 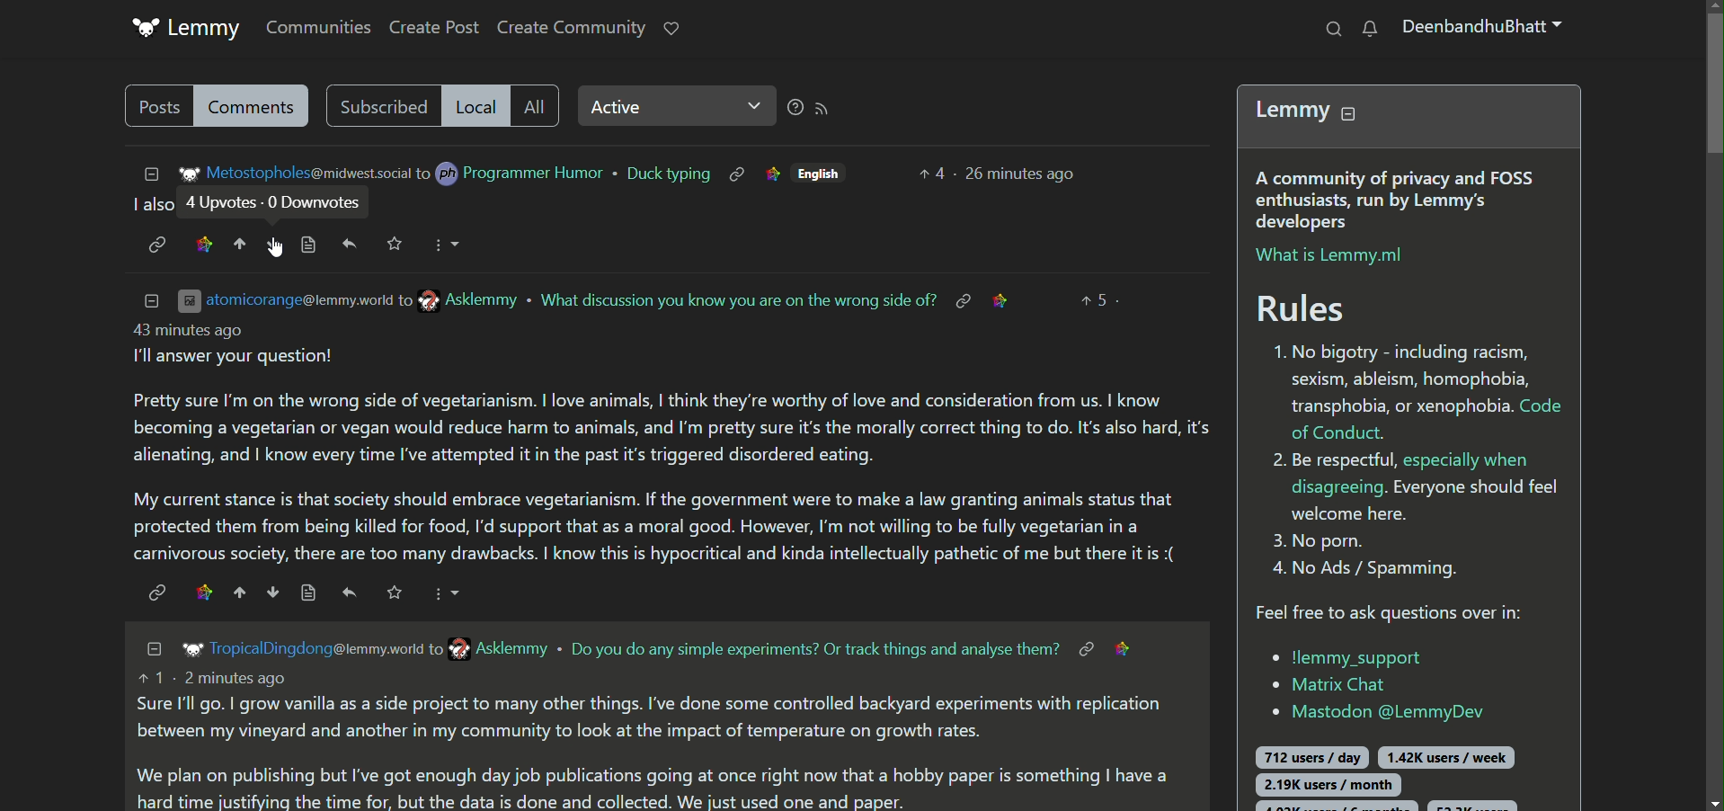 What do you see at coordinates (771, 174) in the screenshot?
I see `highlight` at bounding box center [771, 174].